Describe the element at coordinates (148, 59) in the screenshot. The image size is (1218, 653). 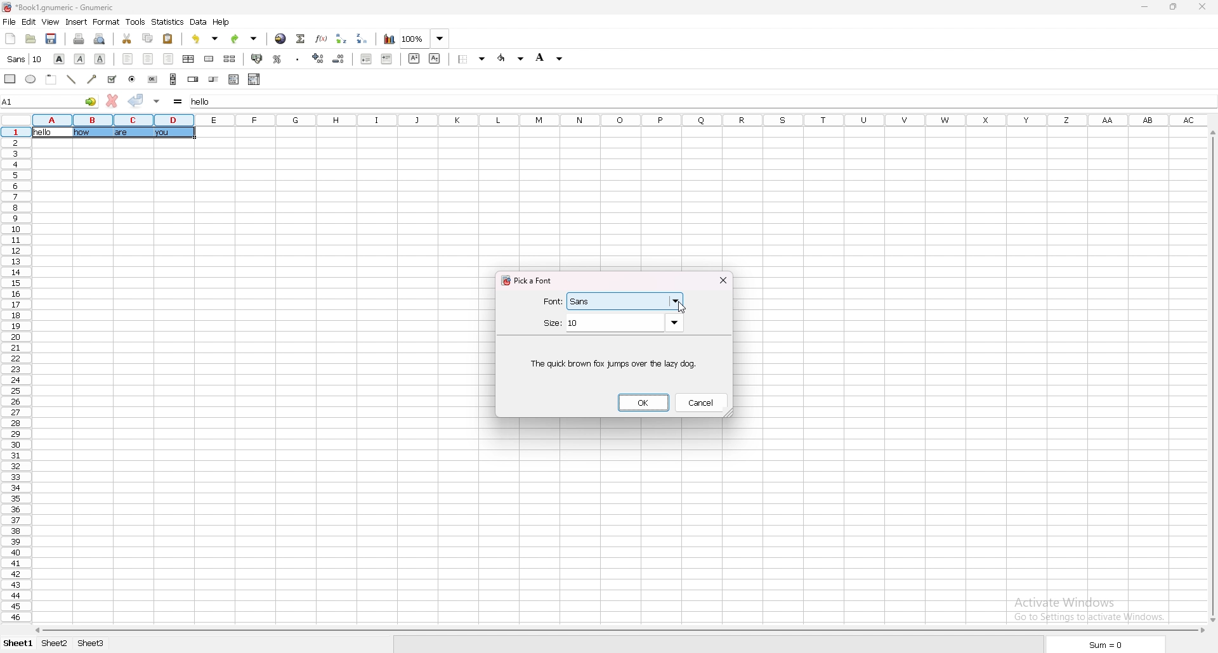
I see `centre` at that location.